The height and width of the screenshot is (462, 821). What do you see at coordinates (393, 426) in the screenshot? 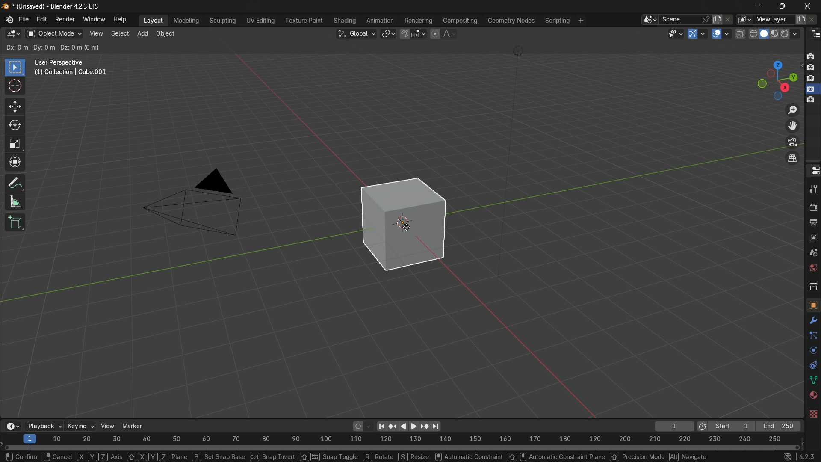
I see `Play before` at bounding box center [393, 426].